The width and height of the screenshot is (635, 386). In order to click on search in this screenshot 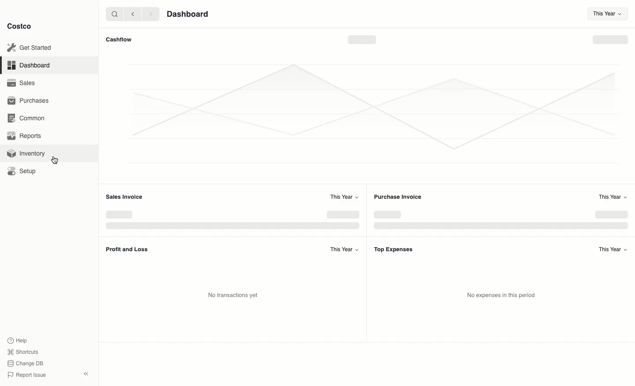, I will do `click(116, 15)`.